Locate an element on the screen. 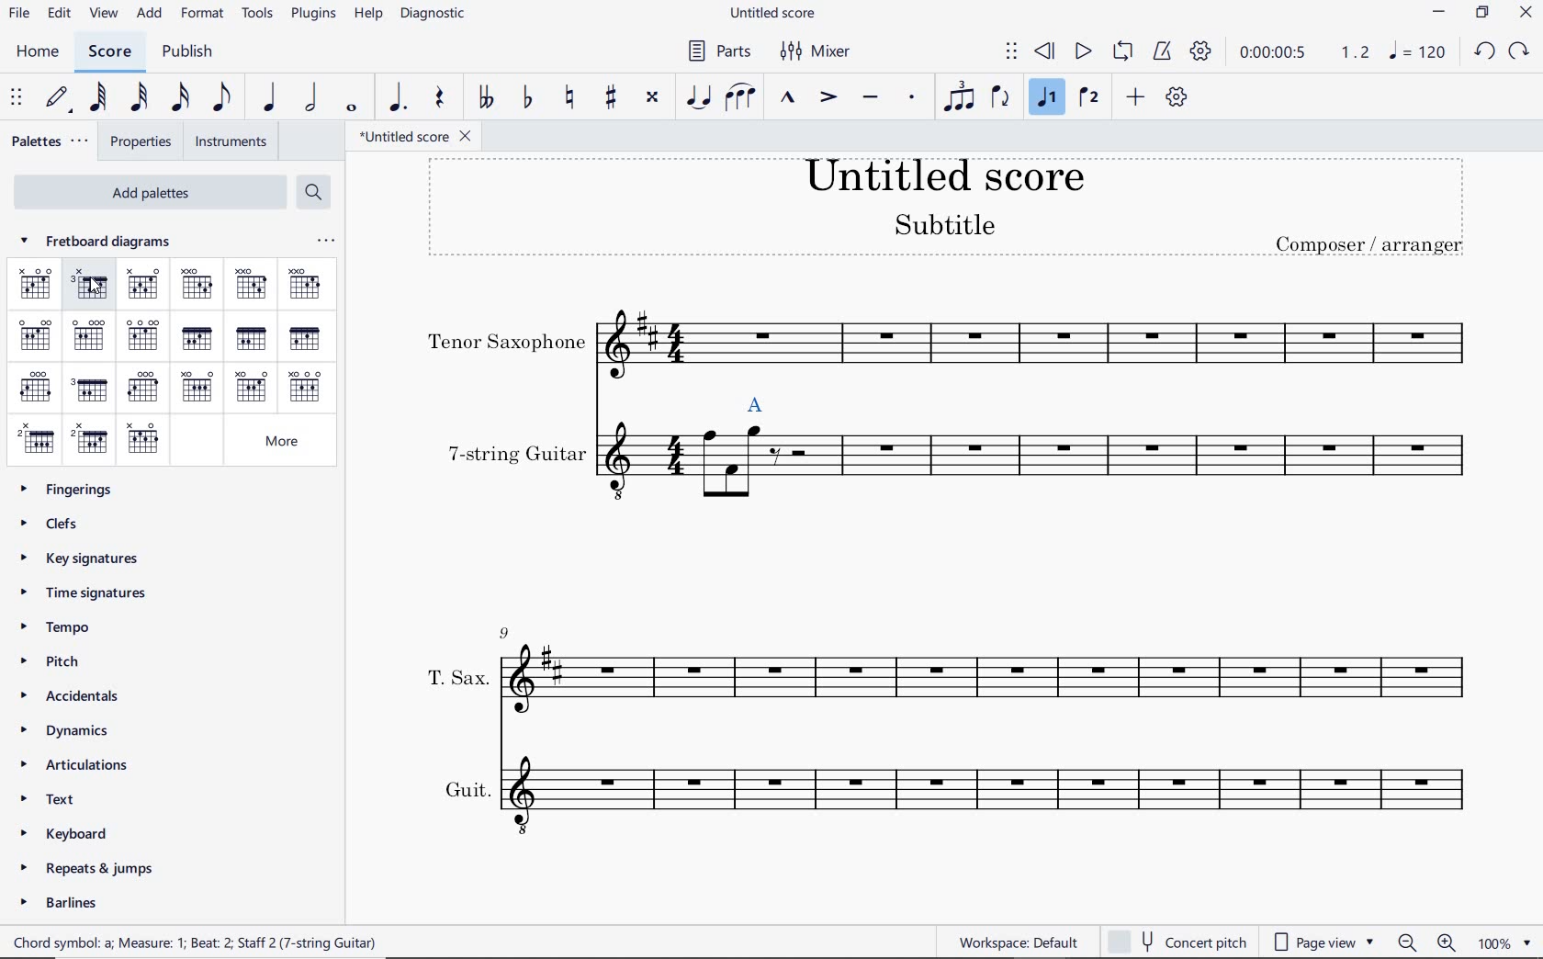 The image size is (1543, 959). DYNAMICS is located at coordinates (81, 729).